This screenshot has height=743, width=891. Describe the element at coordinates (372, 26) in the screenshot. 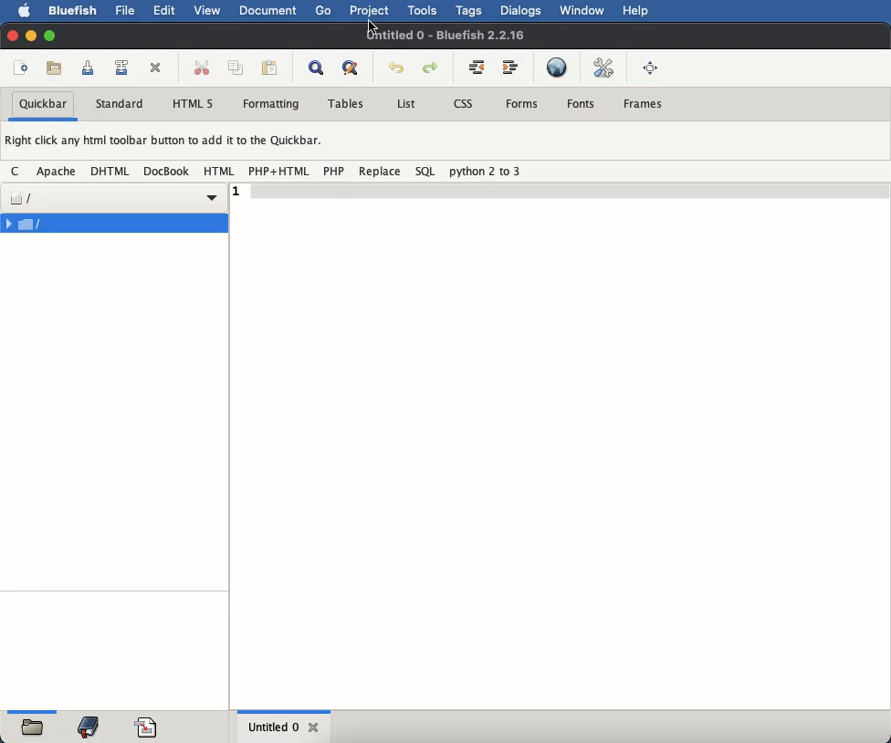

I see `cursor` at that location.